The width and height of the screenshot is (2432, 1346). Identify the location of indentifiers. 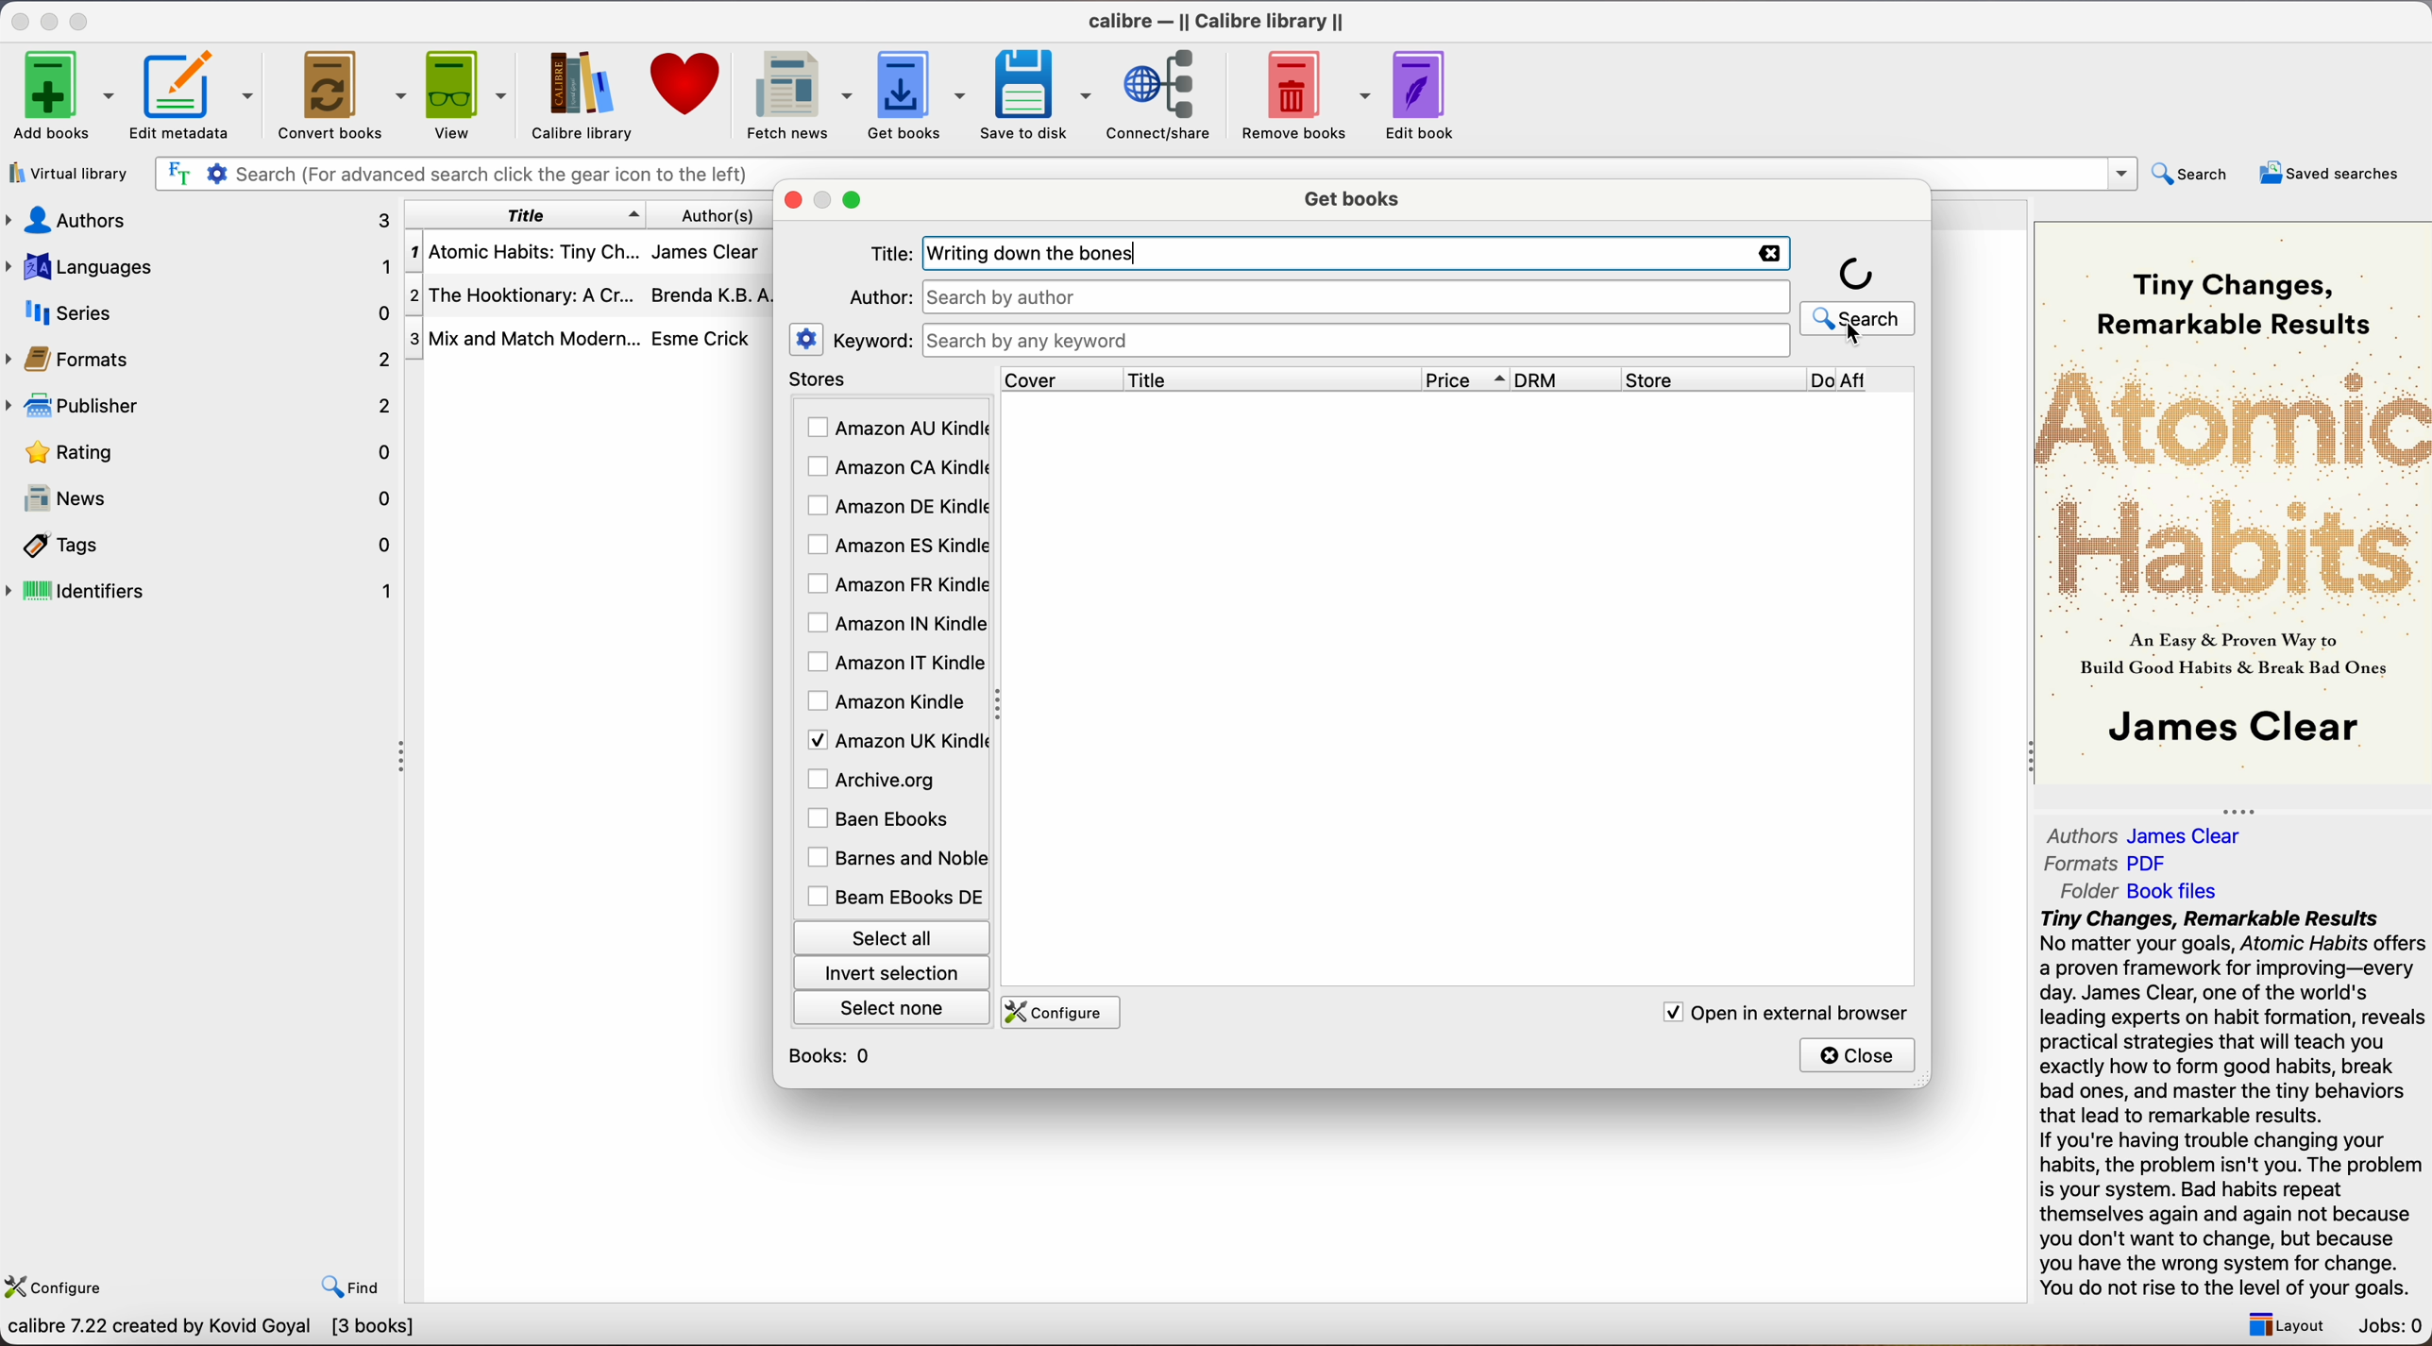
(204, 589).